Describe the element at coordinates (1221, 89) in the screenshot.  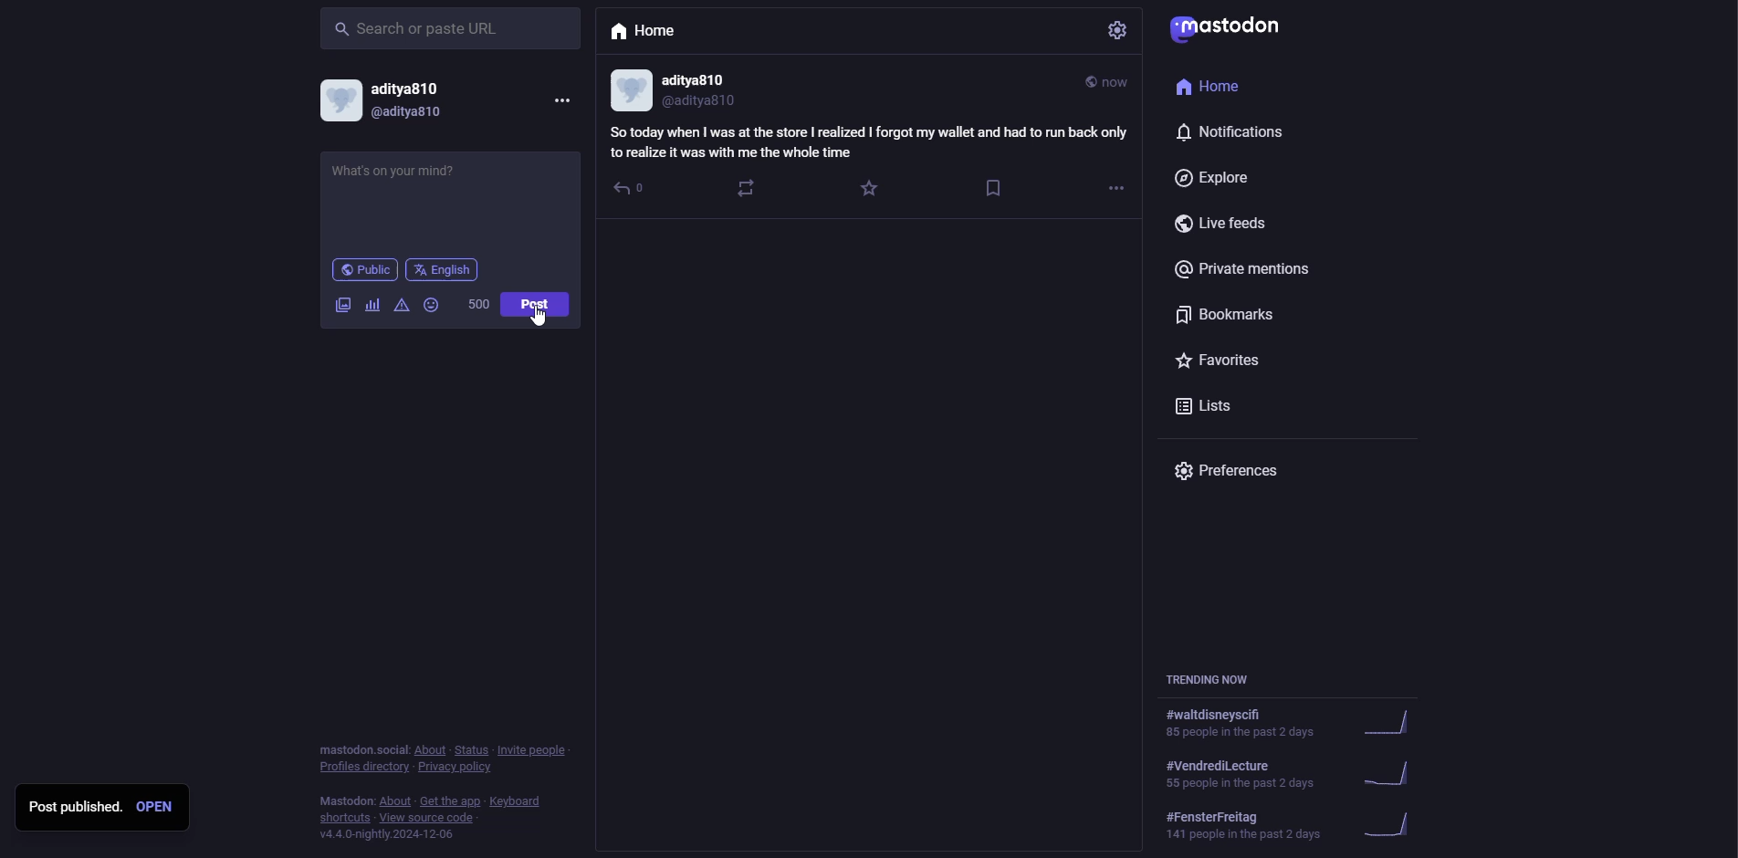
I see `home` at that location.